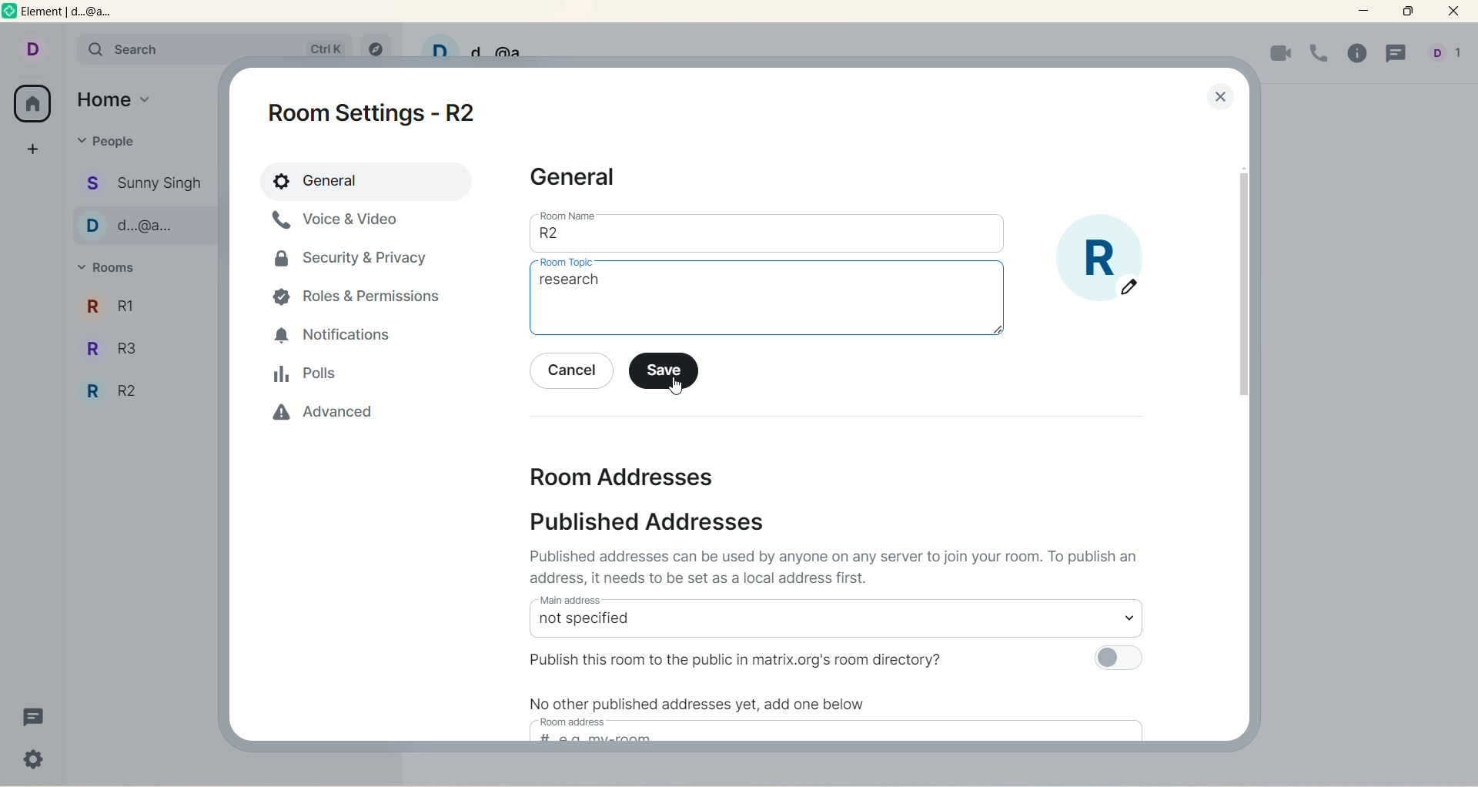  I want to click on room topic, so click(567, 263).